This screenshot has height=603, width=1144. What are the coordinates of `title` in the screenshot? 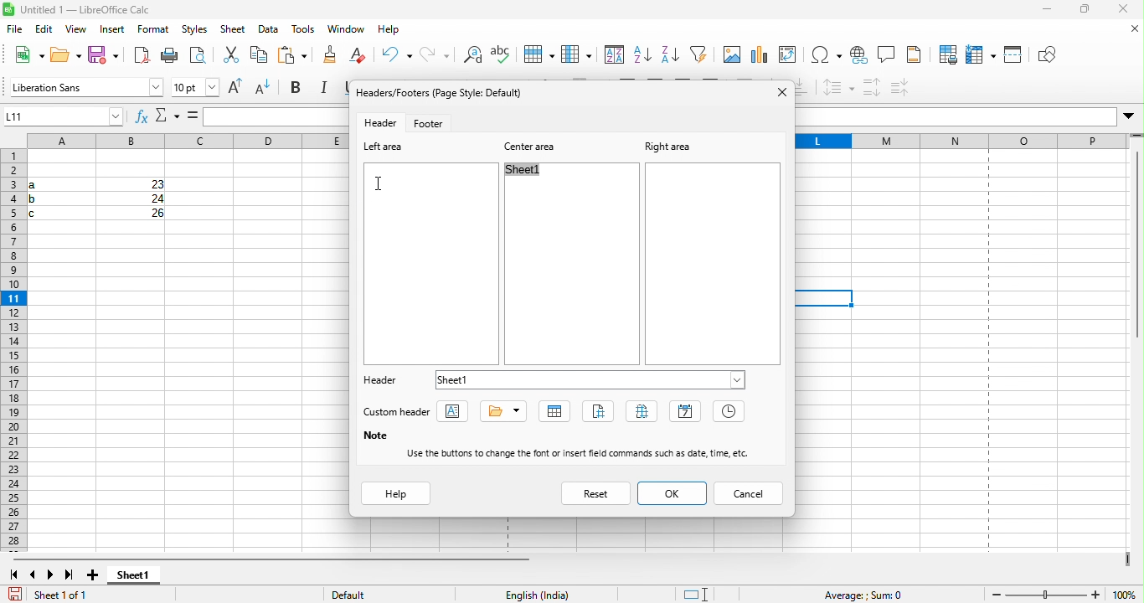 It's located at (501, 410).